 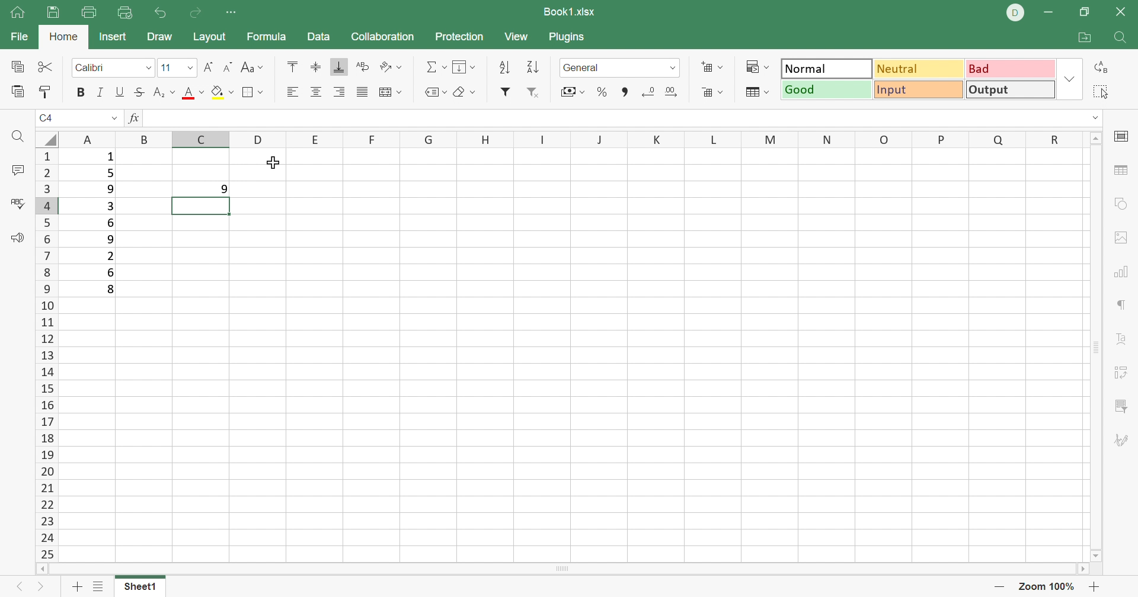 I want to click on Find, so click(x=1121, y=40).